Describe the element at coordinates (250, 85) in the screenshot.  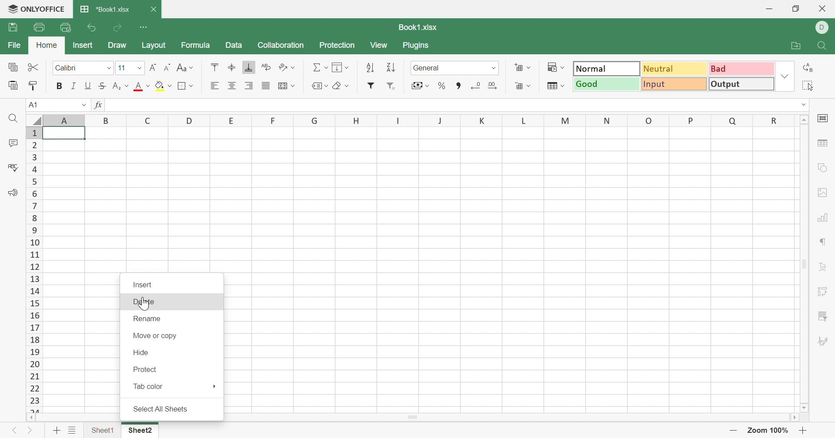
I see `Align Right` at that location.